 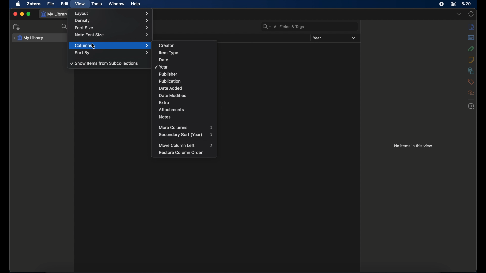 What do you see at coordinates (187, 117) in the screenshot?
I see `notes` at bounding box center [187, 117].